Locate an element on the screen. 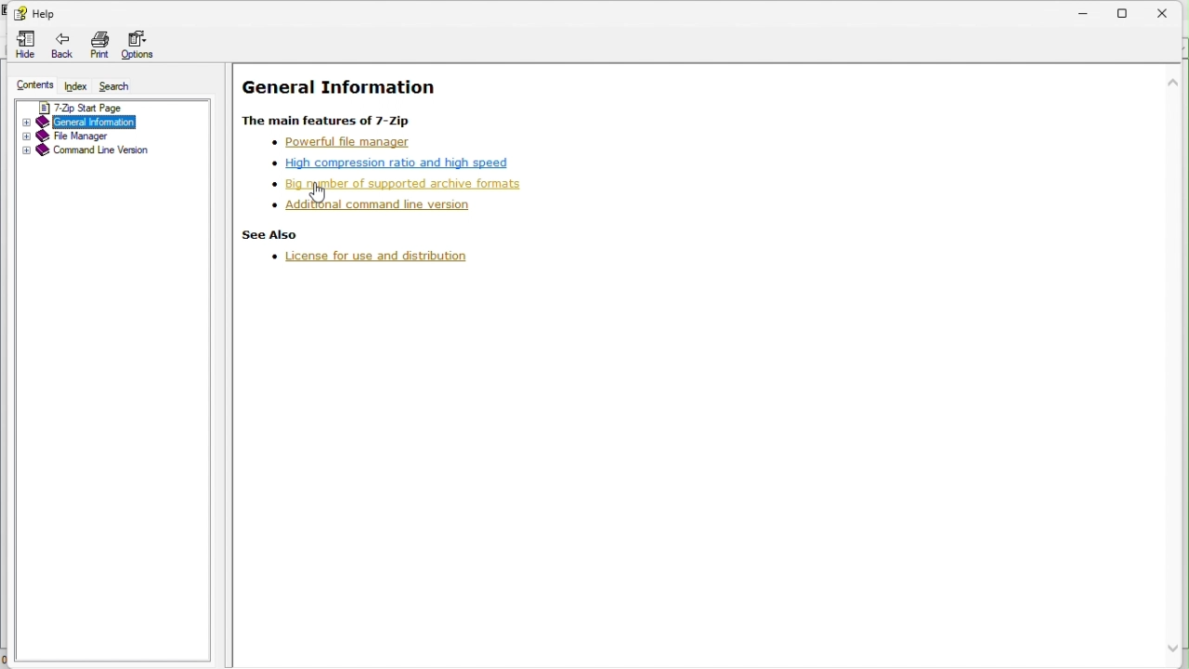 The width and height of the screenshot is (1189, 669). High compression ratio is located at coordinates (377, 161).